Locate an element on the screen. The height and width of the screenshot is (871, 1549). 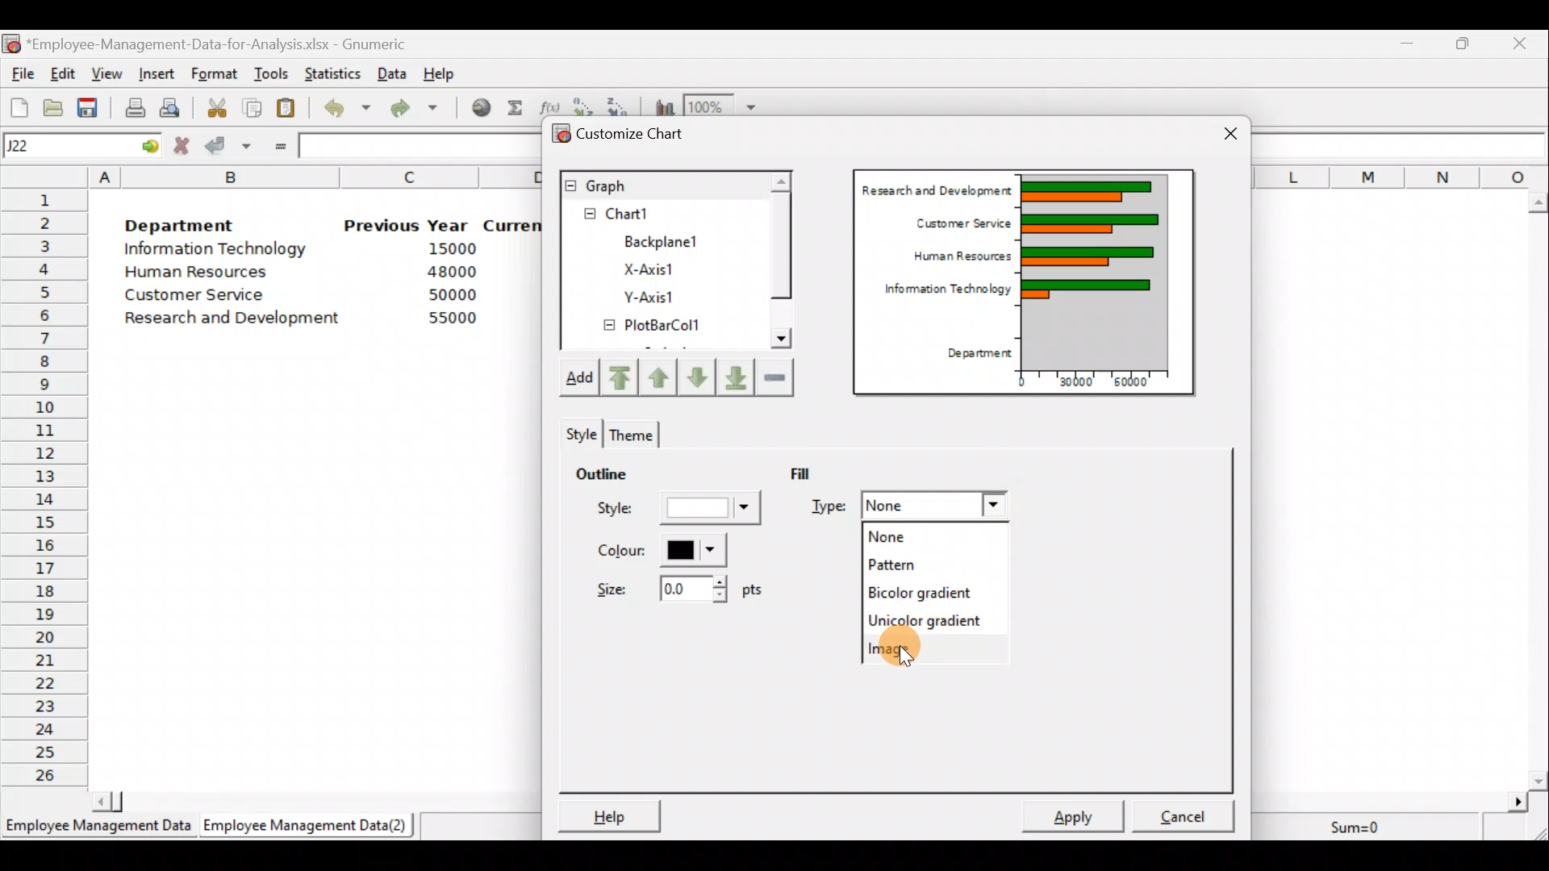
Help is located at coordinates (440, 70).